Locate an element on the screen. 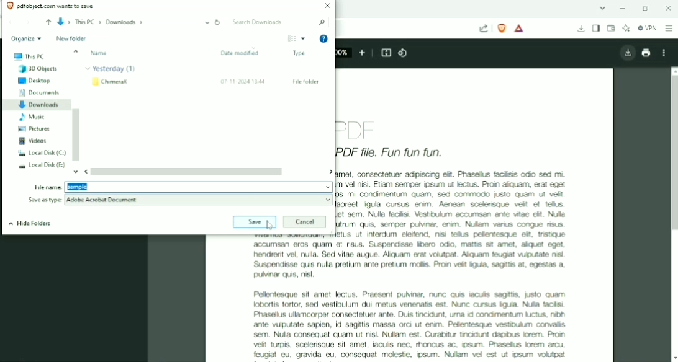 The height and width of the screenshot is (362, 678). pdfobject.com wants to save is located at coordinates (58, 6).